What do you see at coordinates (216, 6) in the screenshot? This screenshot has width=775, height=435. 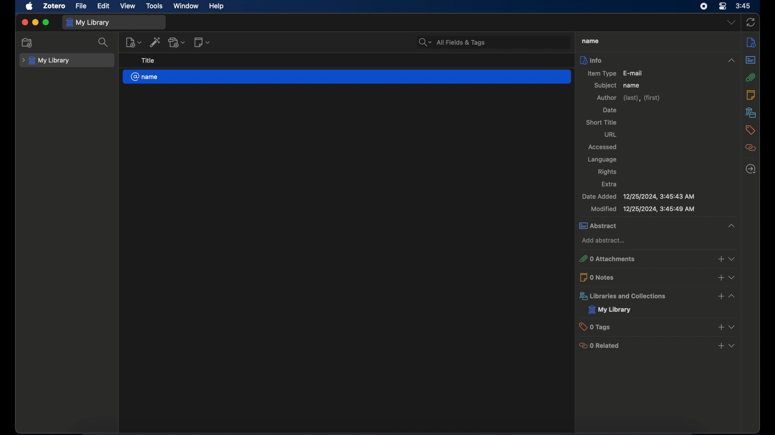 I see `help` at bounding box center [216, 6].